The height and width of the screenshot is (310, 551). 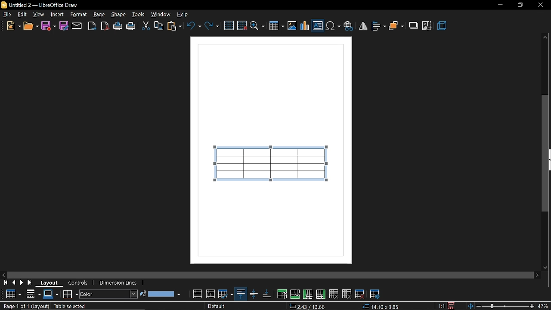 What do you see at coordinates (291, 25) in the screenshot?
I see `insert image` at bounding box center [291, 25].